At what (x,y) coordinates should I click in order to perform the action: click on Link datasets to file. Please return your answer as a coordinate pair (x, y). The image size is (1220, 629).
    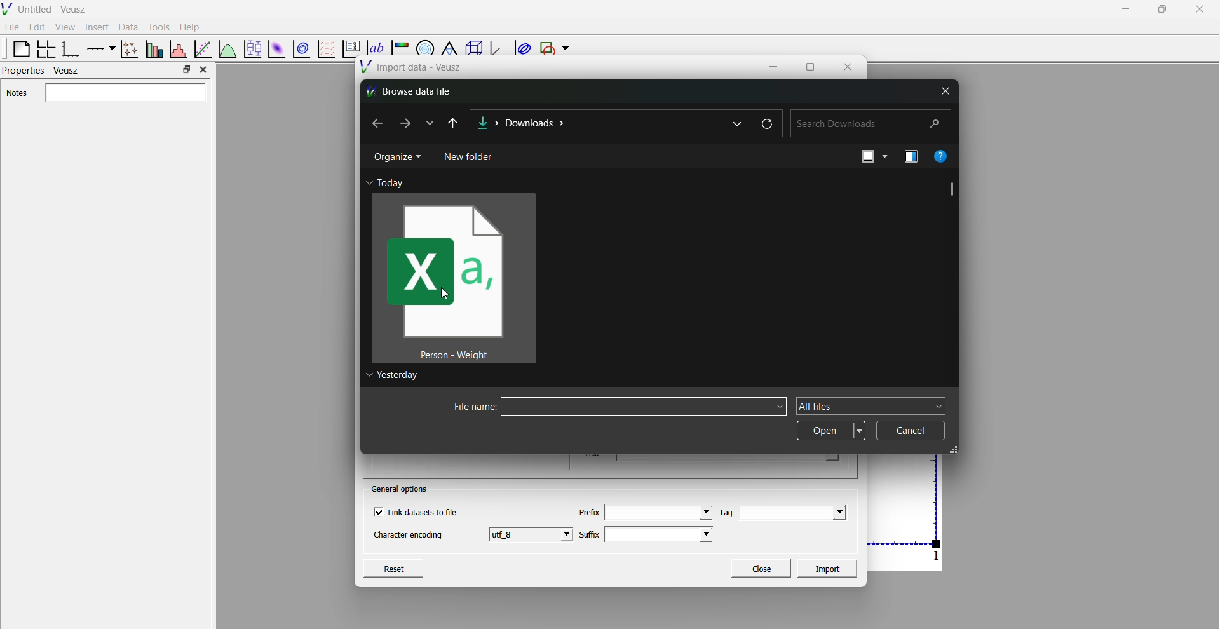
    Looking at the image, I should click on (420, 512).